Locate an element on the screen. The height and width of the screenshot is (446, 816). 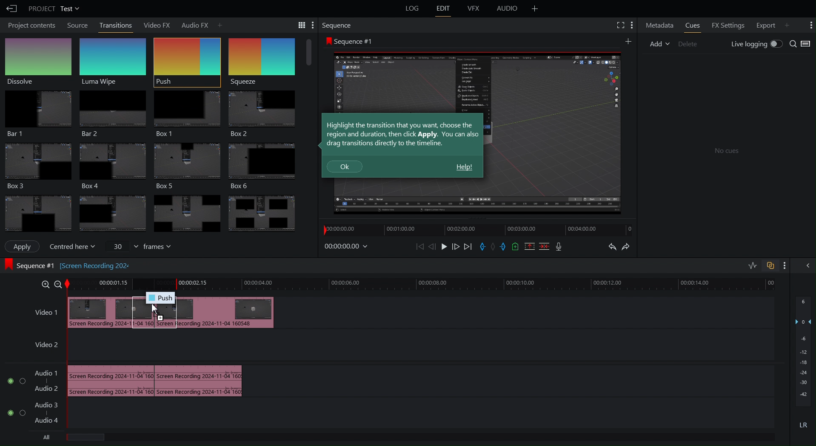
Project Test is located at coordinates (53, 8).